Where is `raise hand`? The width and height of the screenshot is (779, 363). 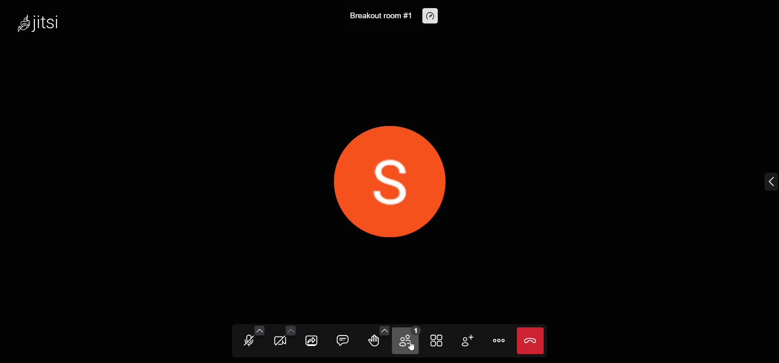 raise hand is located at coordinates (374, 342).